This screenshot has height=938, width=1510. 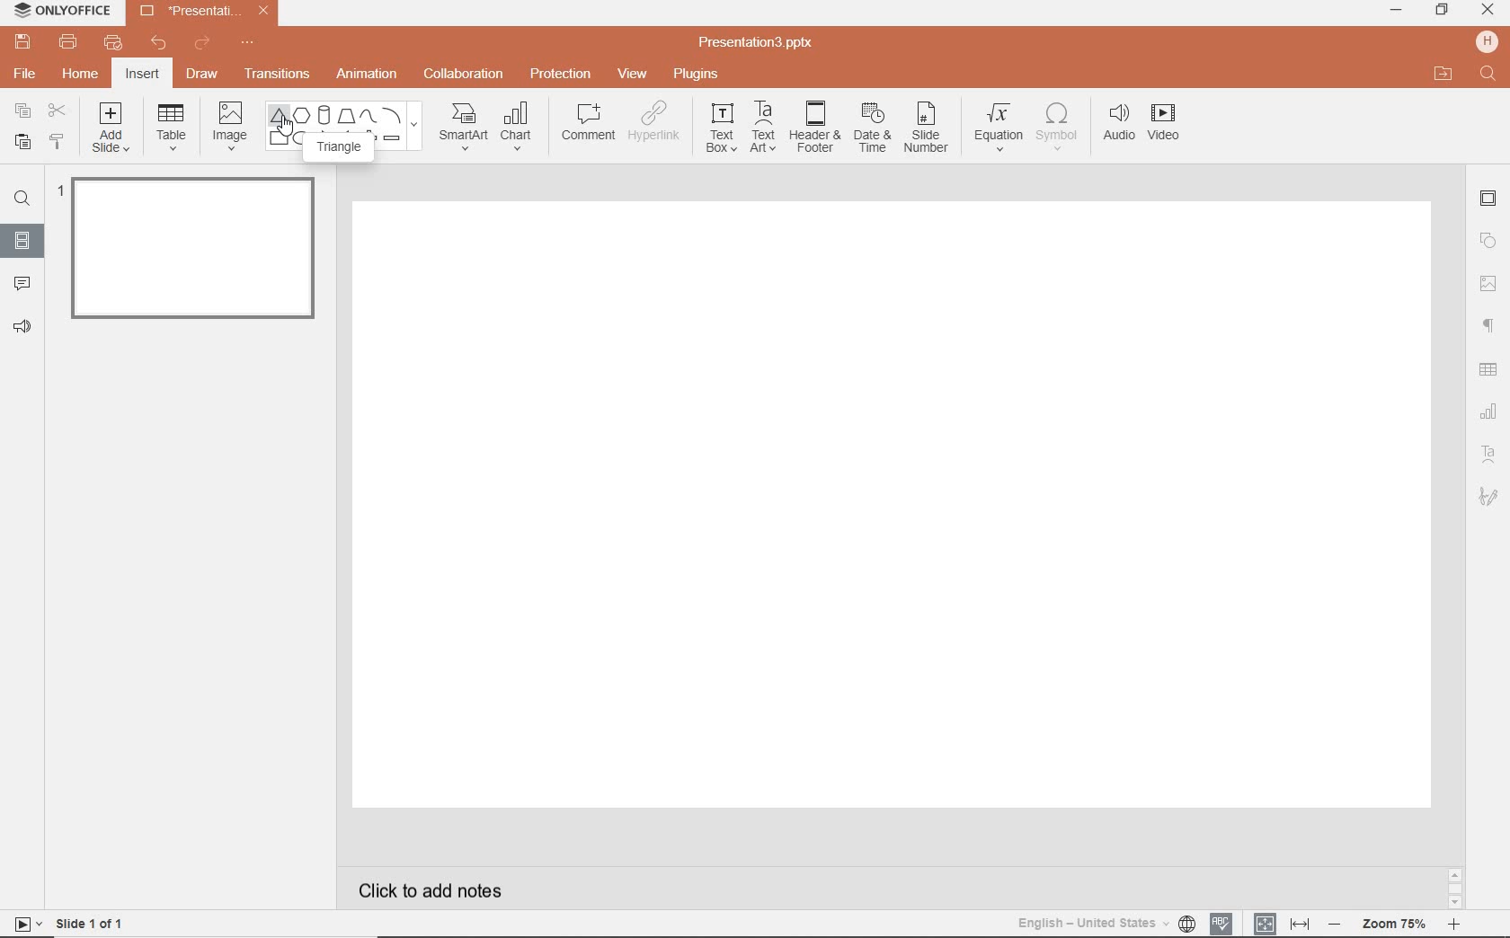 I want to click on AUDIO, so click(x=1115, y=124).